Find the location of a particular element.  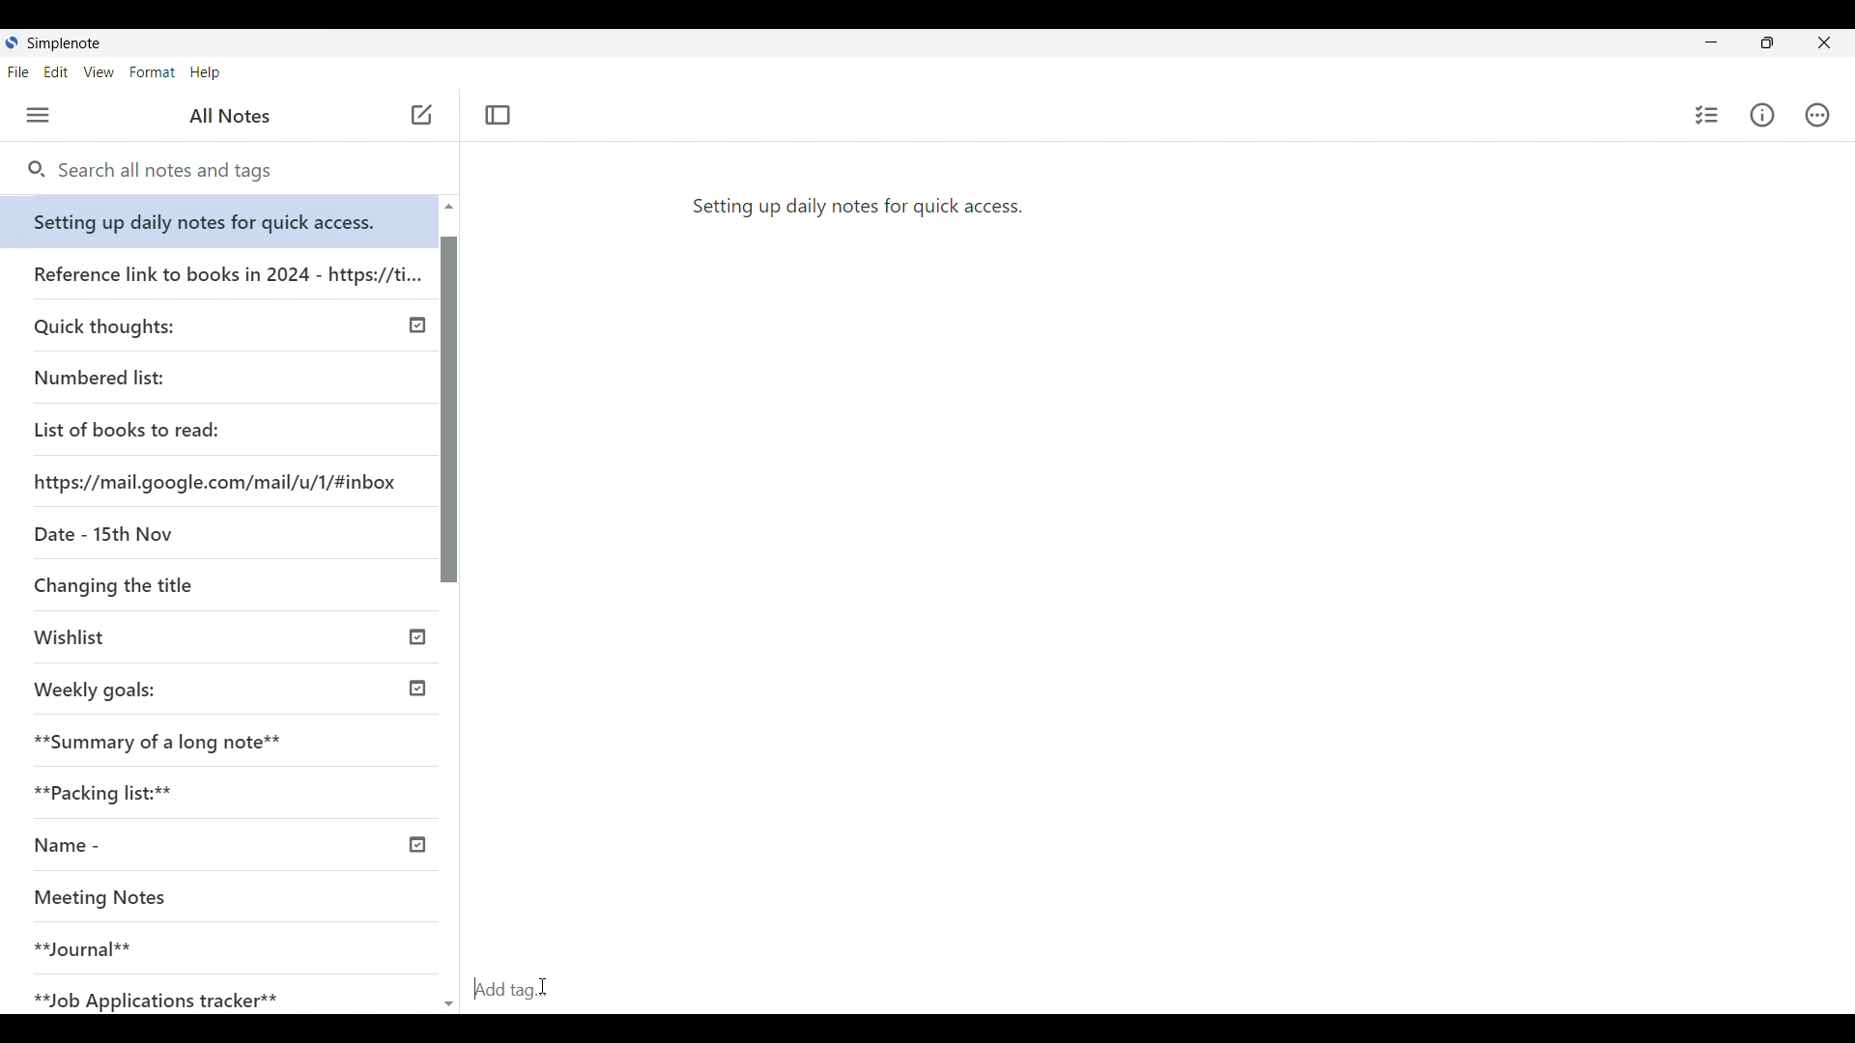

Quick slide to top is located at coordinates (448, 207).